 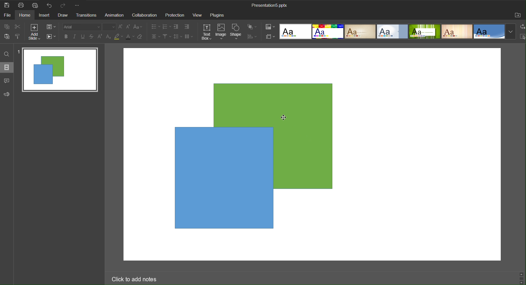 What do you see at coordinates (144, 38) in the screenshot?
I see `Delete Style` at bounding box center [144, 38].